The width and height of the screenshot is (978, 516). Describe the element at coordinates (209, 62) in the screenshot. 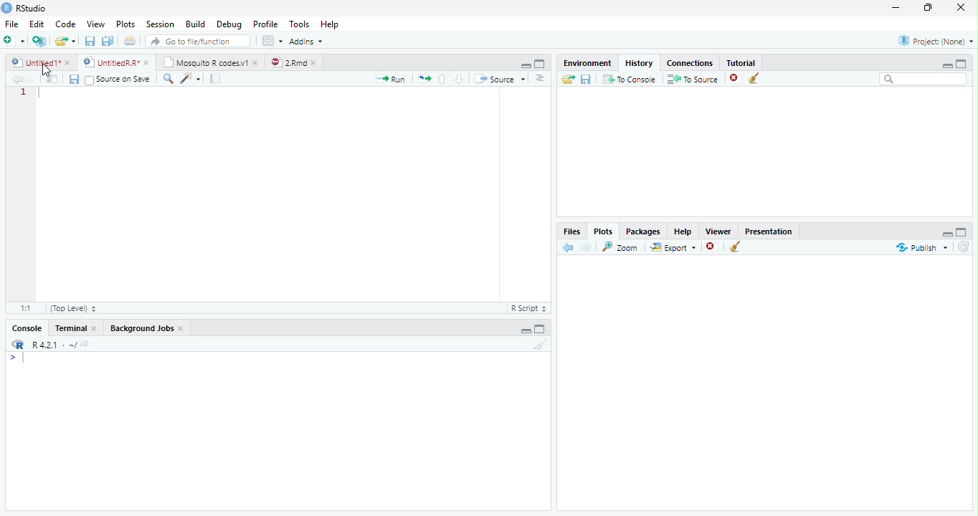

I see `Mosquito R codes.v1` at that location.